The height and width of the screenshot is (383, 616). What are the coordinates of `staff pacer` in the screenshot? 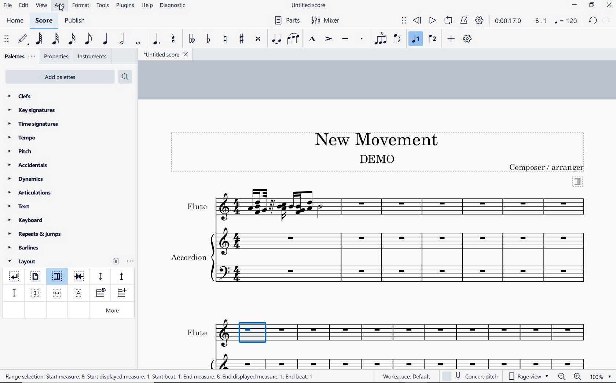 It's located at (121, 276).